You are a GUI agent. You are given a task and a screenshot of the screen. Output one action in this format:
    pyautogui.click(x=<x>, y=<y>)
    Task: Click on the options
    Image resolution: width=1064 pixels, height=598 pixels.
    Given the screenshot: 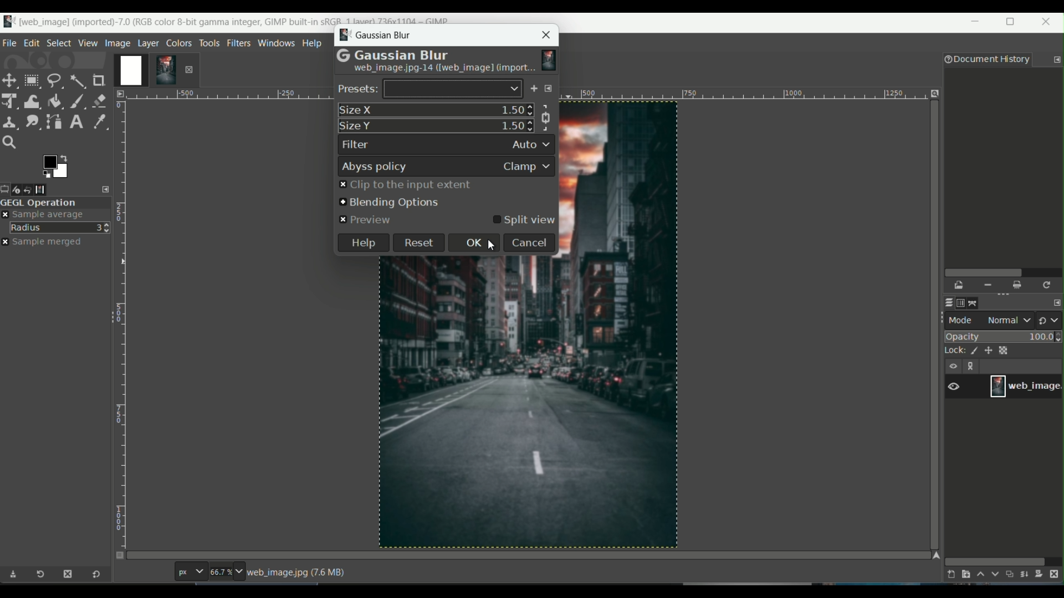 What is the action you would take?
    pyautogui.click(x=973, y=367)
    